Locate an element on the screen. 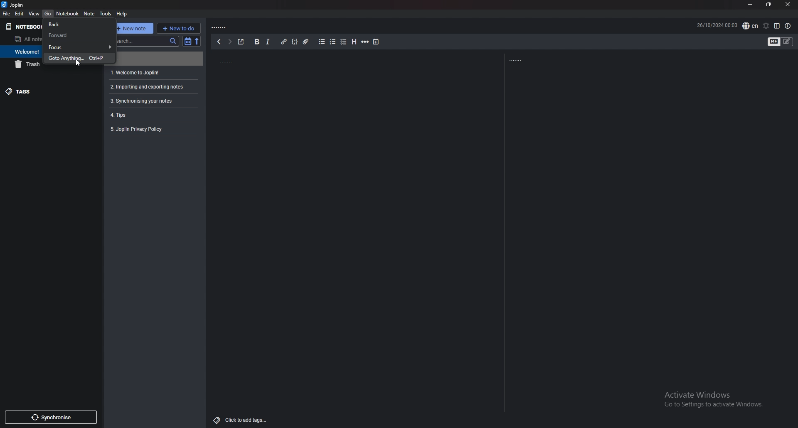 This screenshot has width=798, height=428. forward is located at coordinates (229, 42).